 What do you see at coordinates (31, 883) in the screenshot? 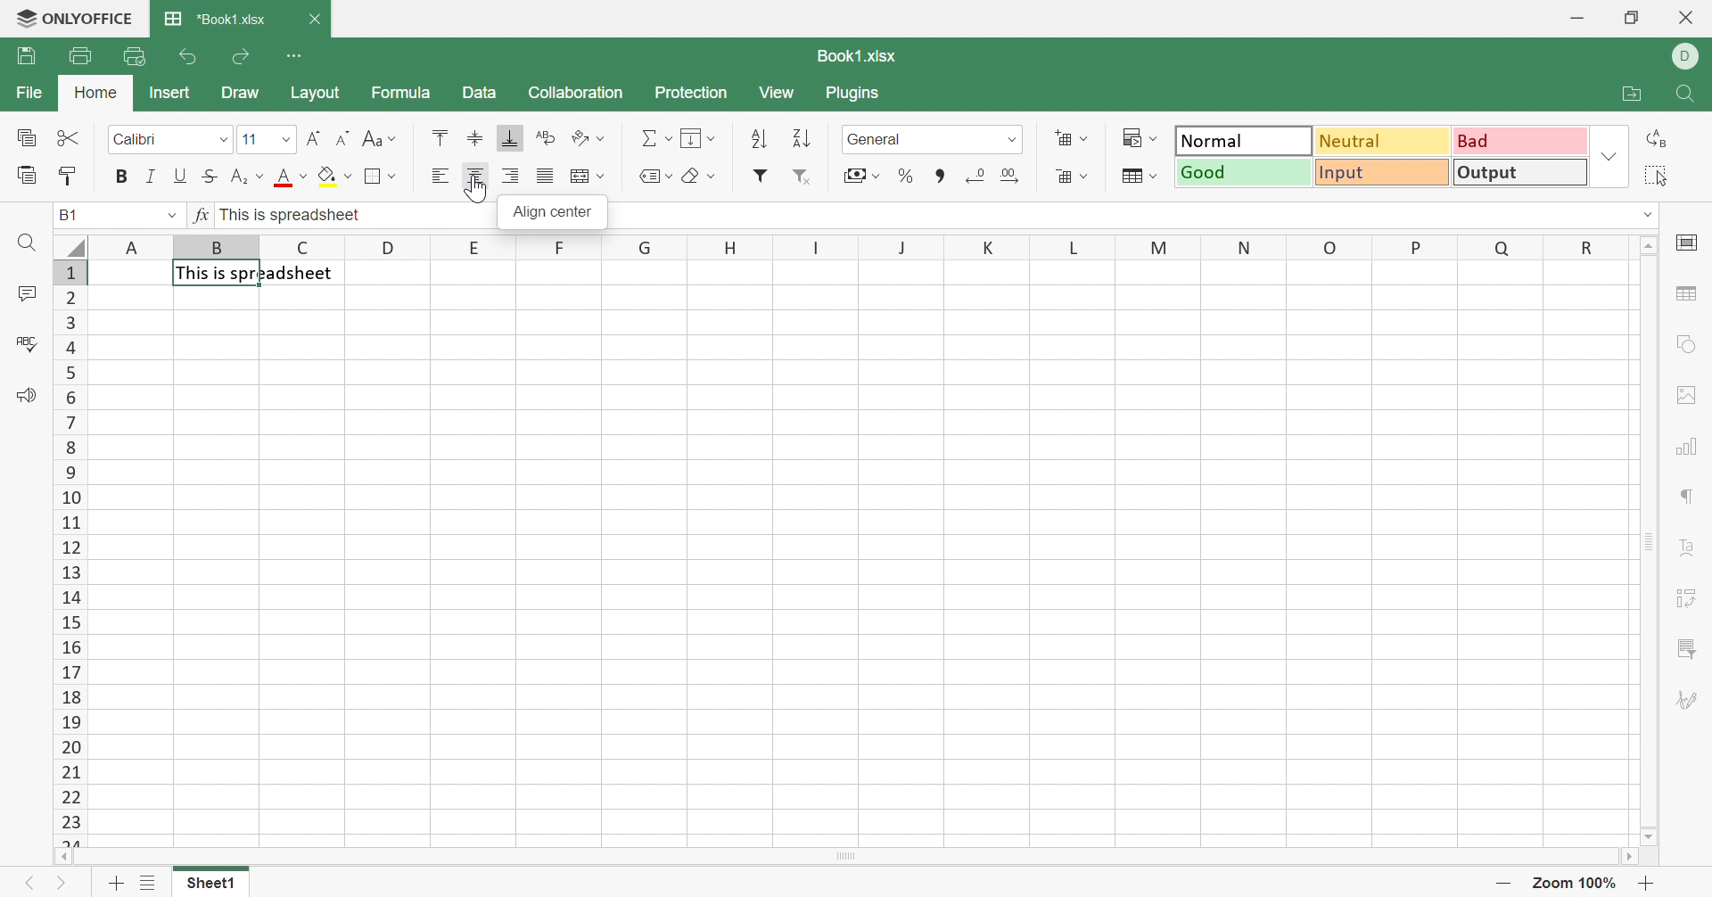
I see `Previous` at bounding box center [31, 883].